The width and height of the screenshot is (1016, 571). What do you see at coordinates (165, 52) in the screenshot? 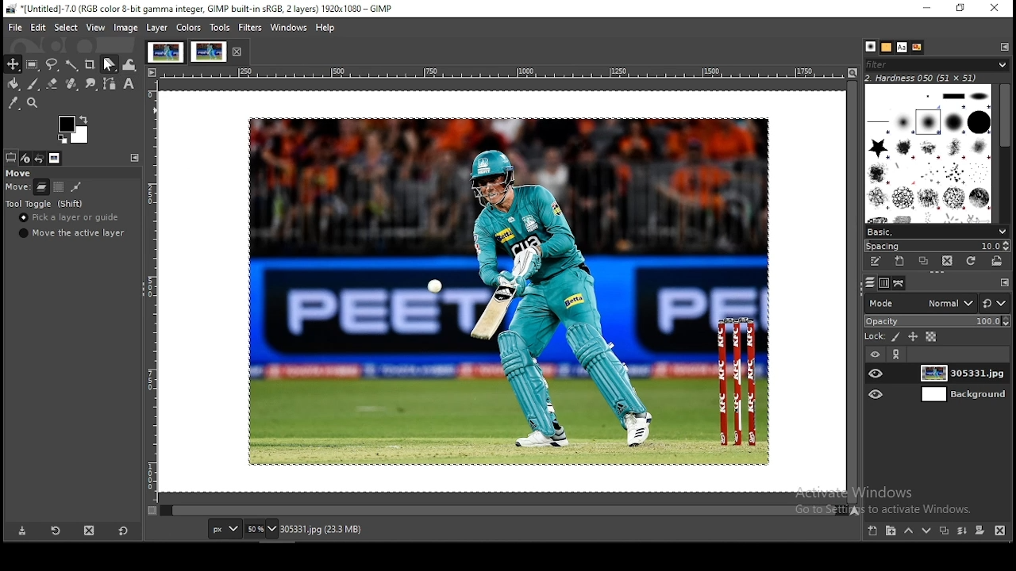
I see `project tab 1` at bounding box center [165, 52].